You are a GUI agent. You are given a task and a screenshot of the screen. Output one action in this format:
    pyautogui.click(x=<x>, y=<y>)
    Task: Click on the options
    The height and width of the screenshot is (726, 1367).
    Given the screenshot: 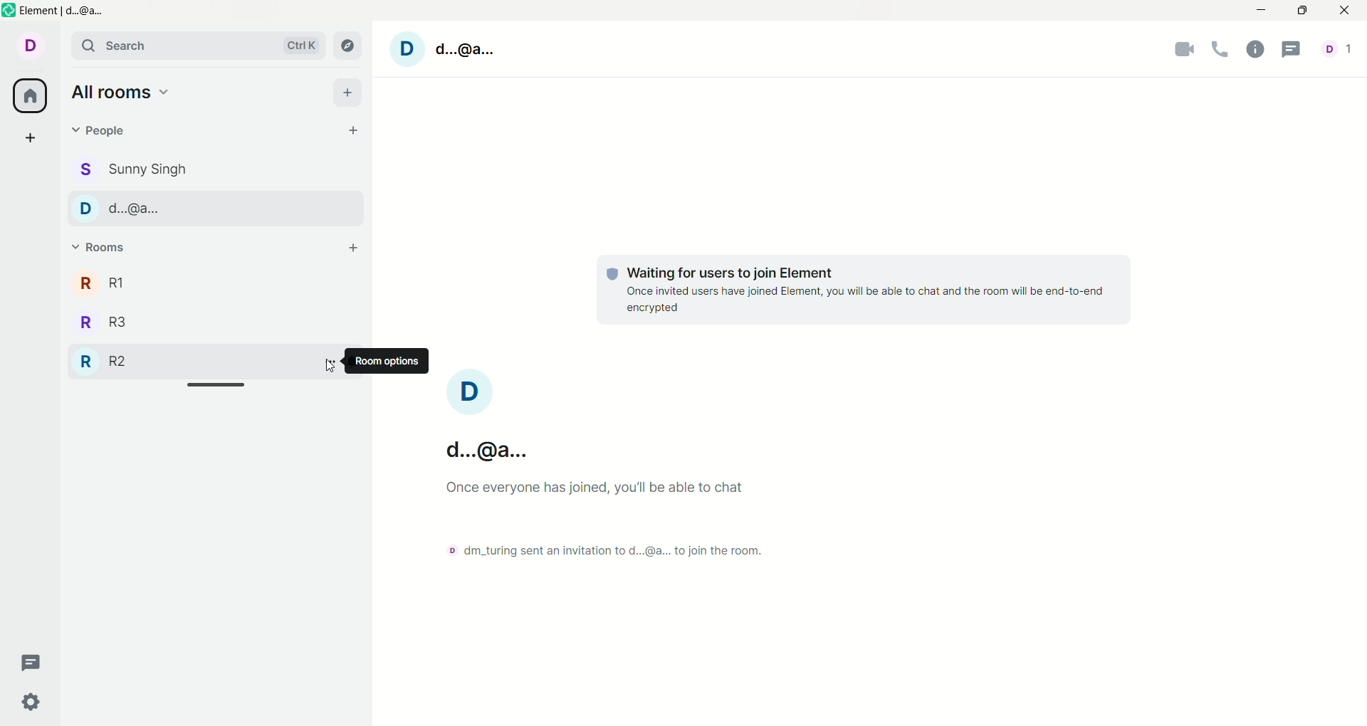 What is the action you would take?
    pyautogui.click(x=331, y=364)
    